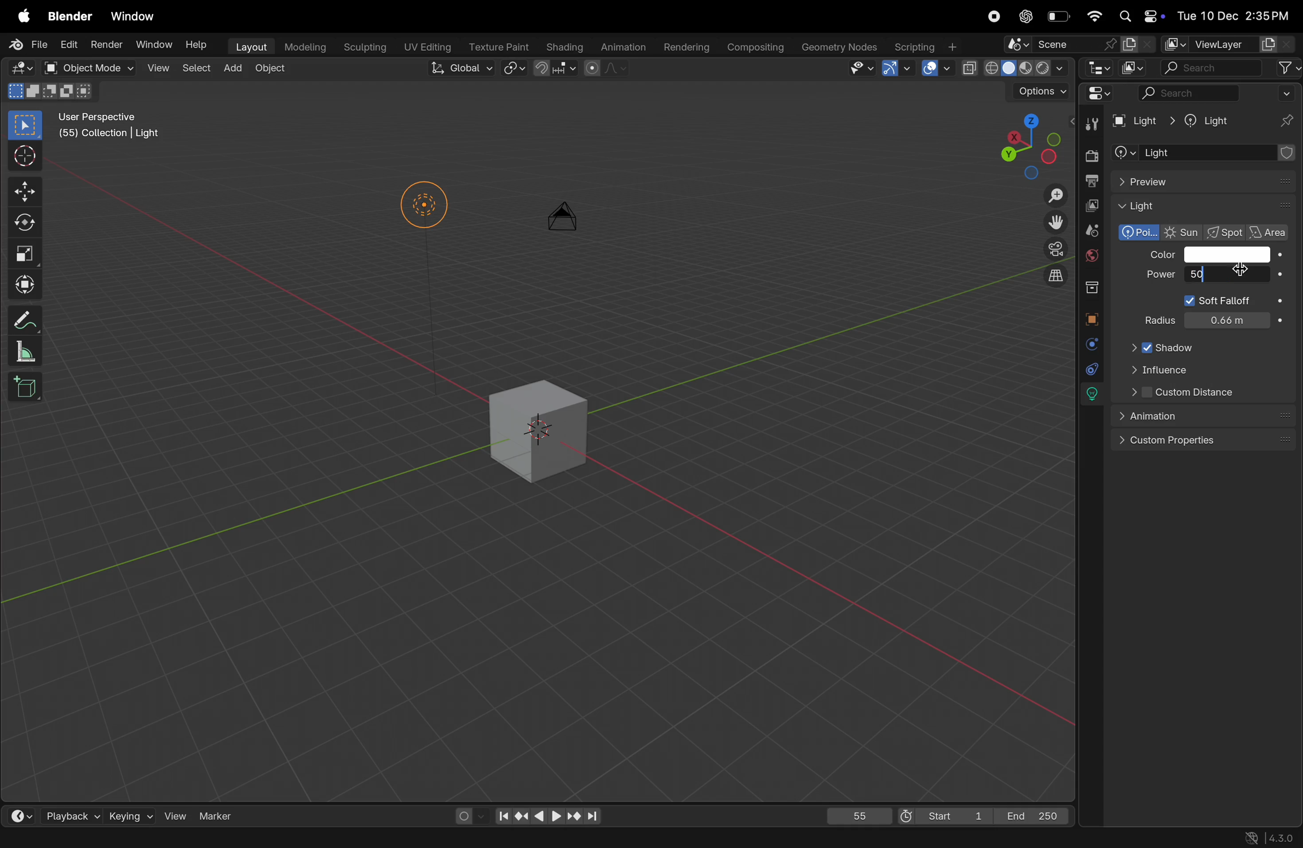  Describe the element at coordinates (249, 45) in the screenshot. I see `layout` at that location.